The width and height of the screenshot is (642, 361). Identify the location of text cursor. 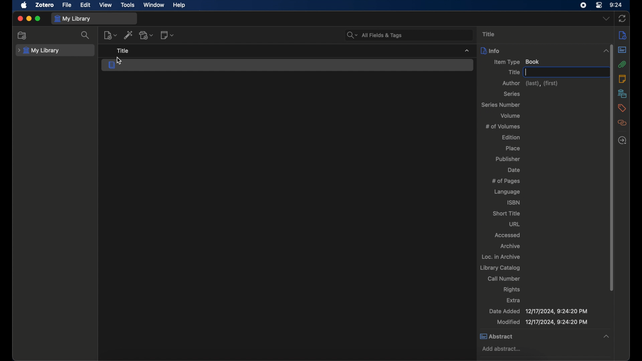
(527, 72).